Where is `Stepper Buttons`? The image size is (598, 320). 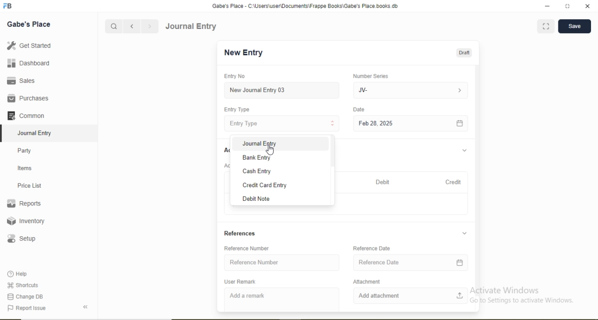 Stepper Buttons is located at coordinates (333, 124).